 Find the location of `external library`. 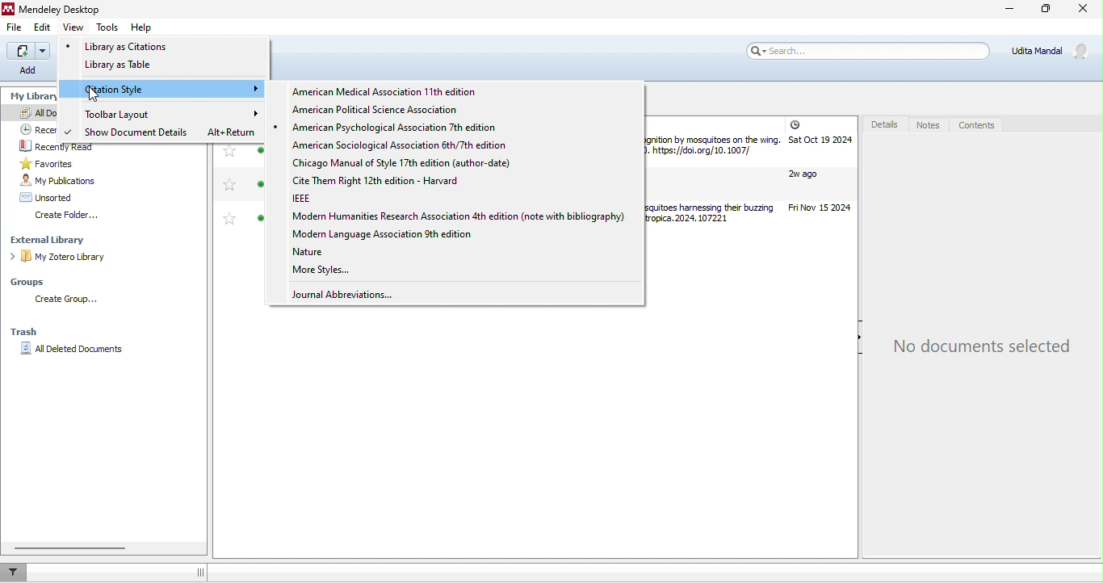

external library is located at coordinates (57, 241).